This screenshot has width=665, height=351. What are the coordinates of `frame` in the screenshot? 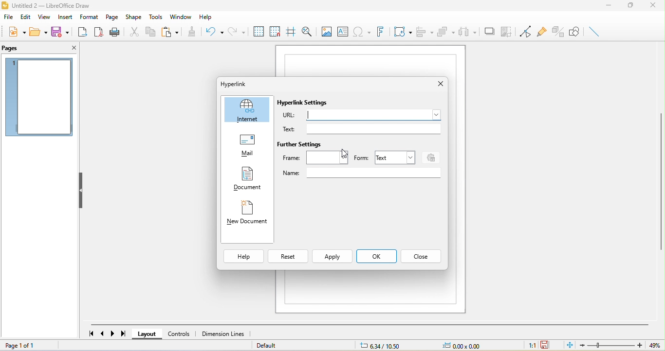 It's located at (315, 158).